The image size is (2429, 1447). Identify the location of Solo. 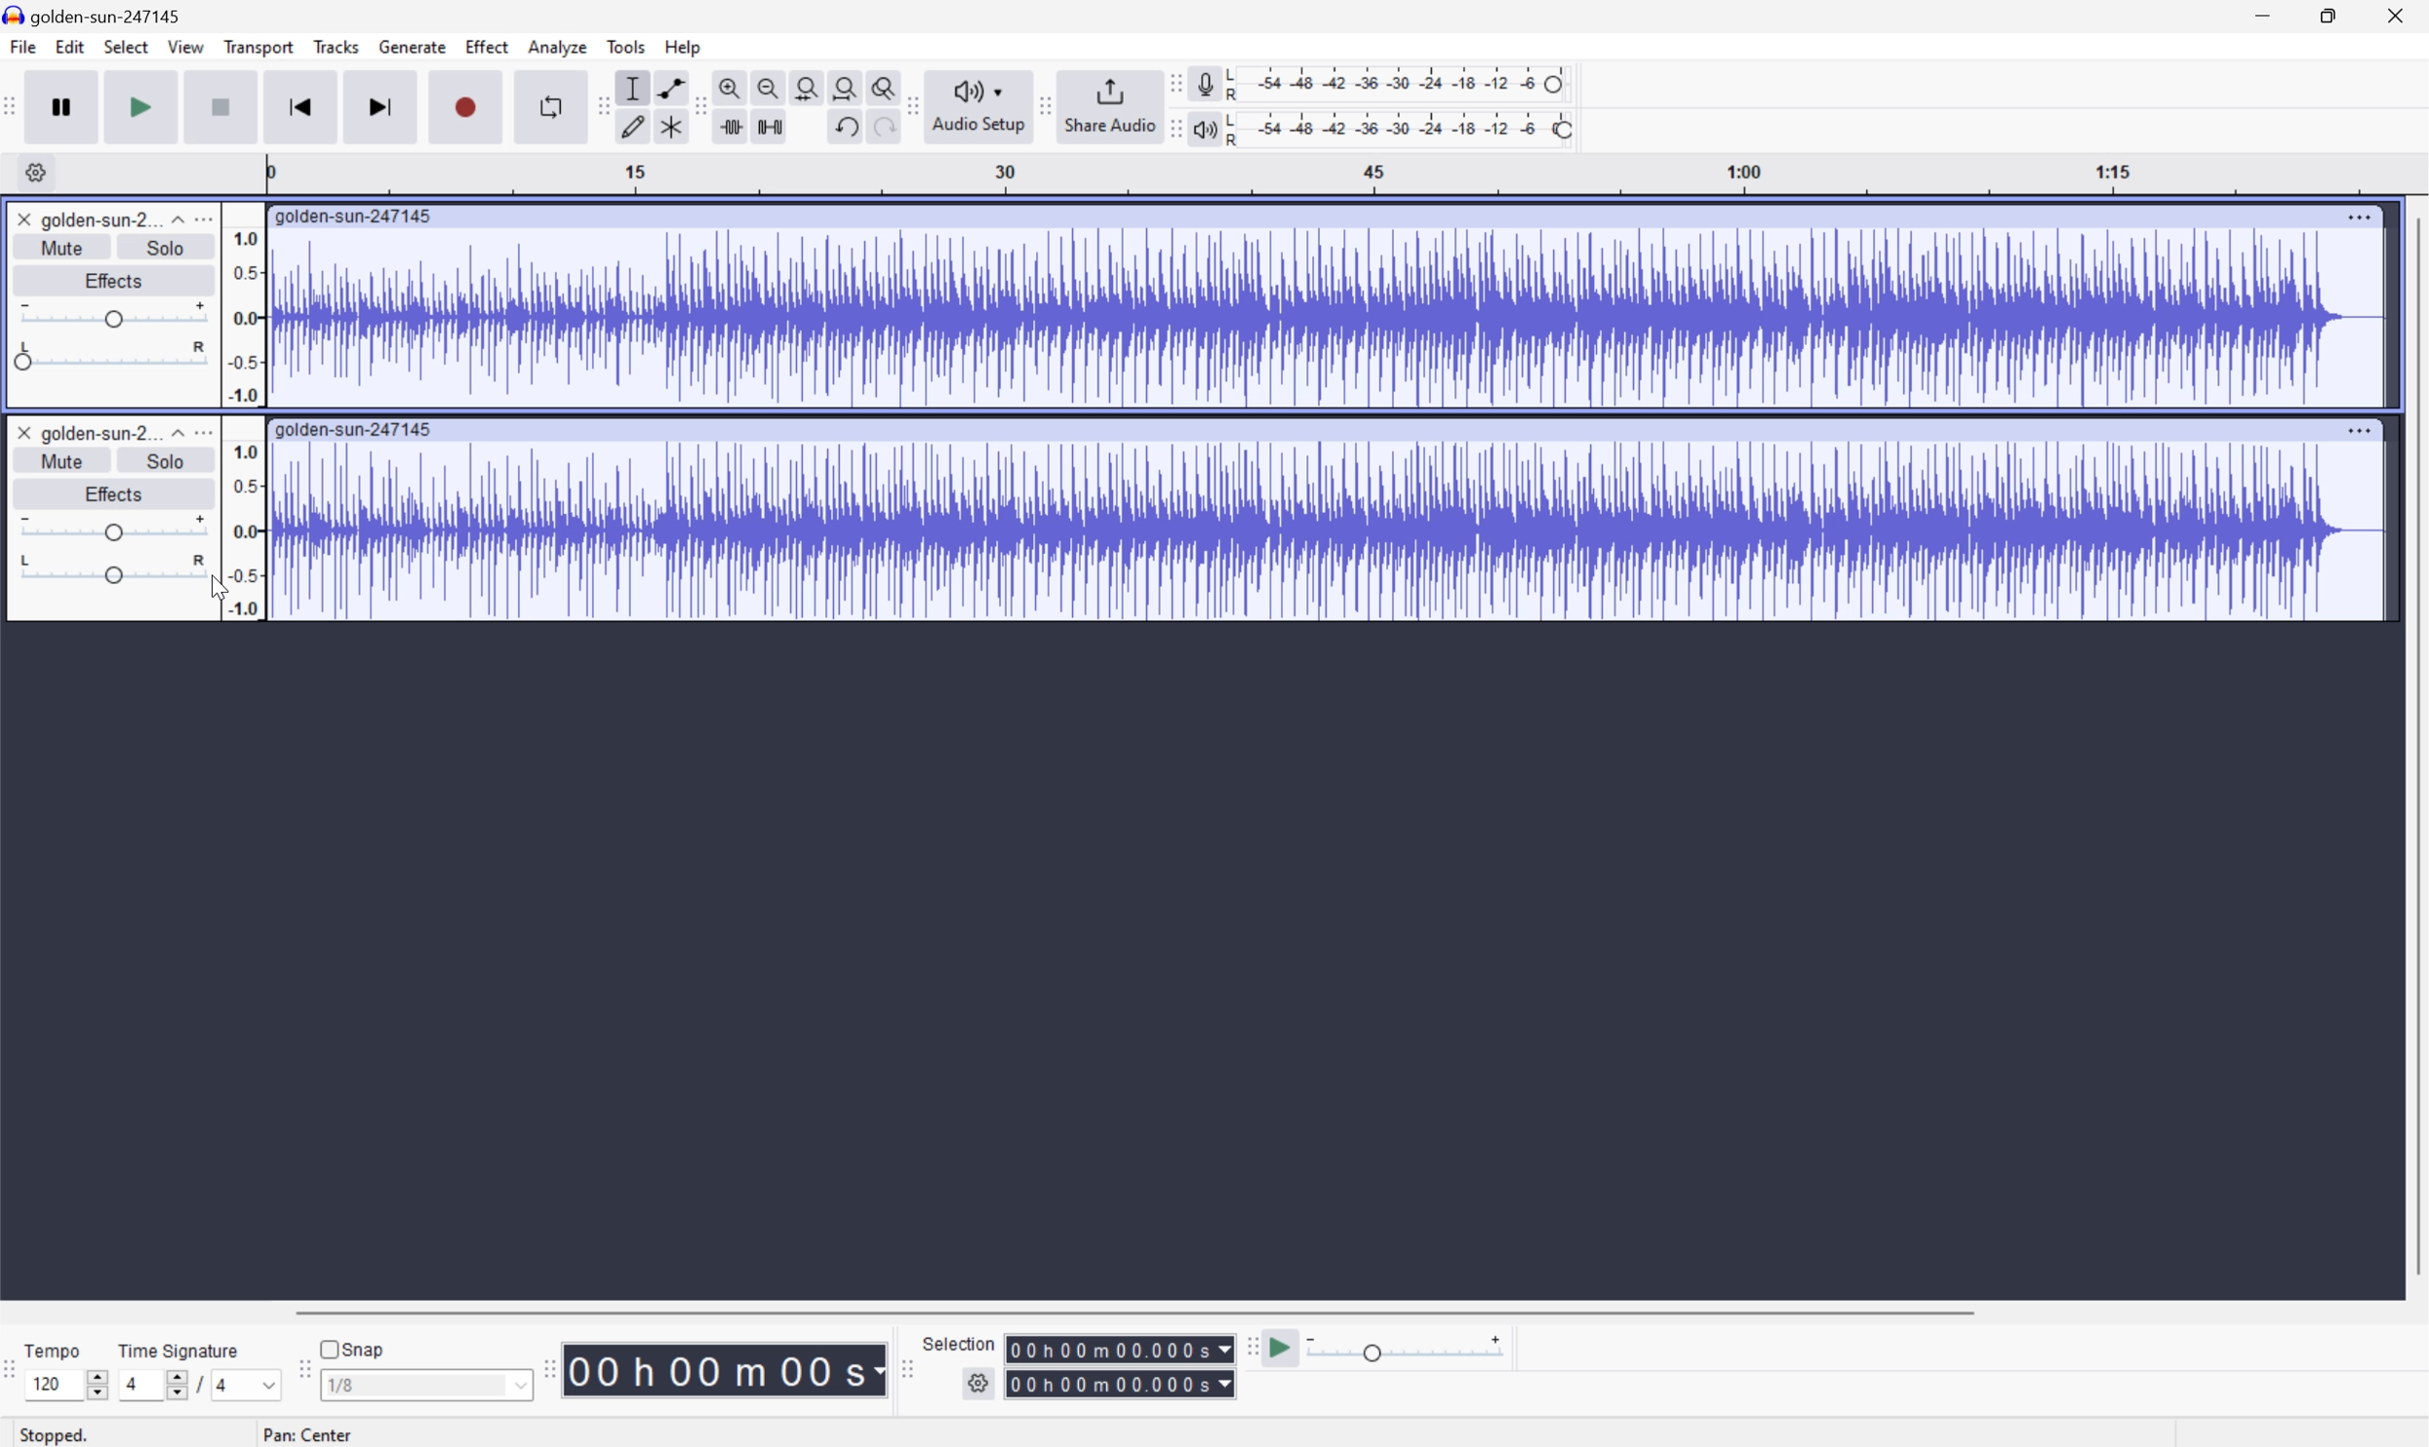
(167, 248).